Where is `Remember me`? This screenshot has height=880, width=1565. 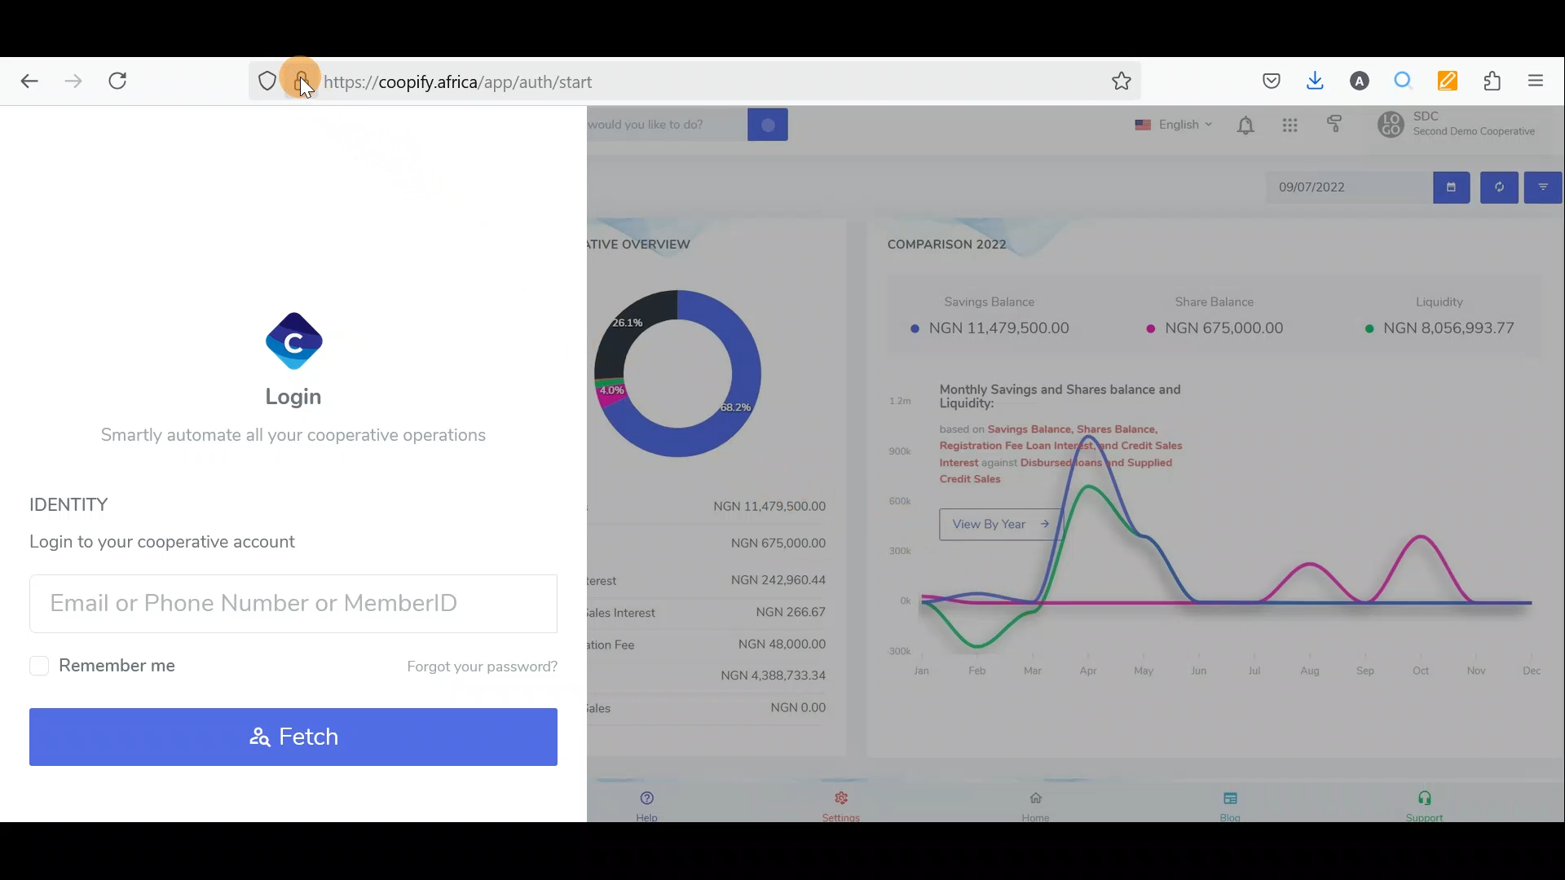 Remember me is located at coordinates (109, 665).